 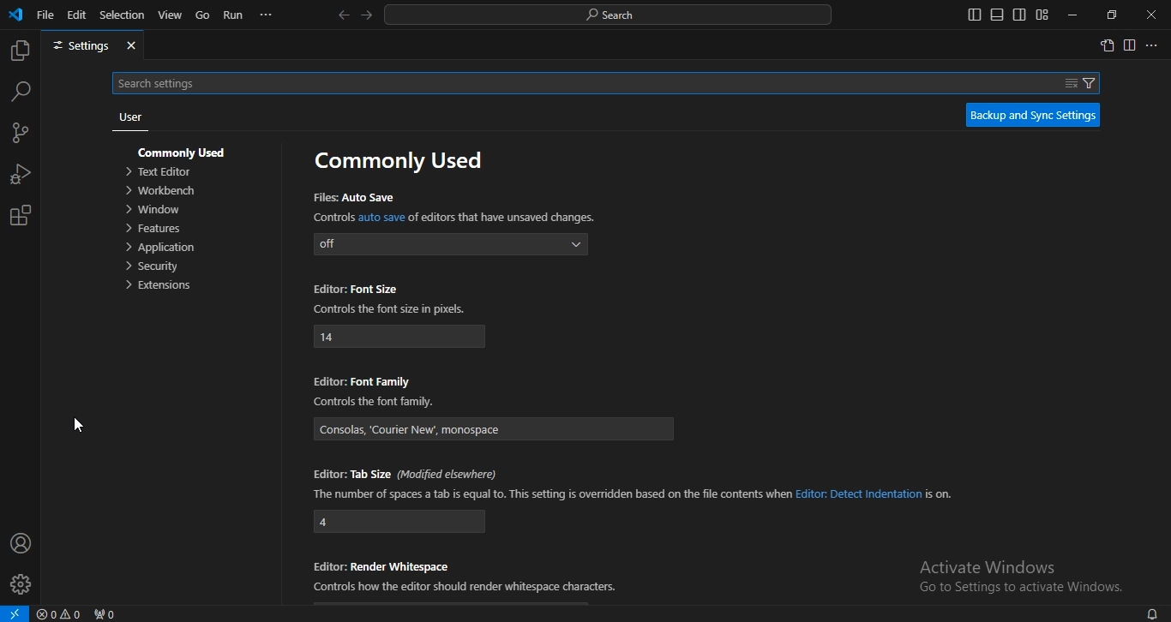 What do you see at coordinates (1107, 45) in the screenshot?
I see `open settings` at bounding box center [1107, 45].